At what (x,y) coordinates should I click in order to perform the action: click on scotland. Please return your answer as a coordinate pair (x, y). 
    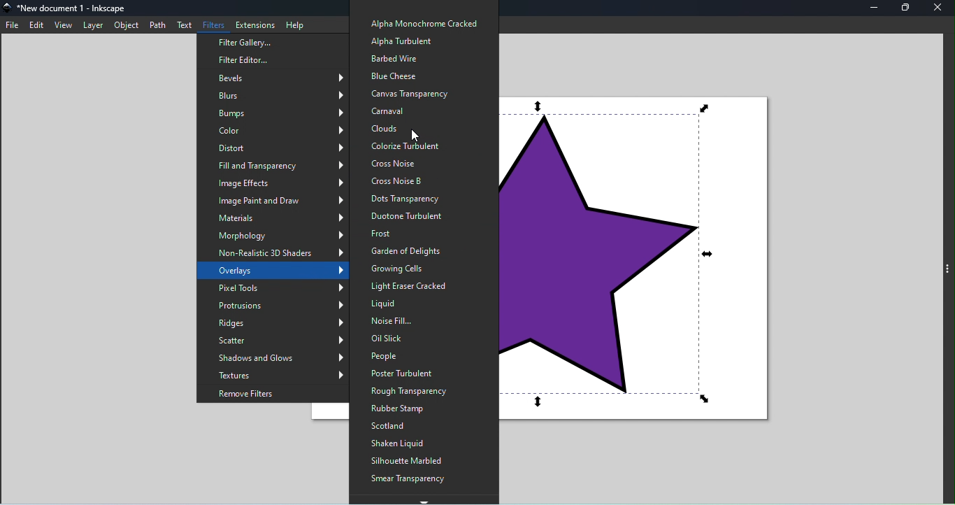
    Looking at the image, I should click on (412, 427).